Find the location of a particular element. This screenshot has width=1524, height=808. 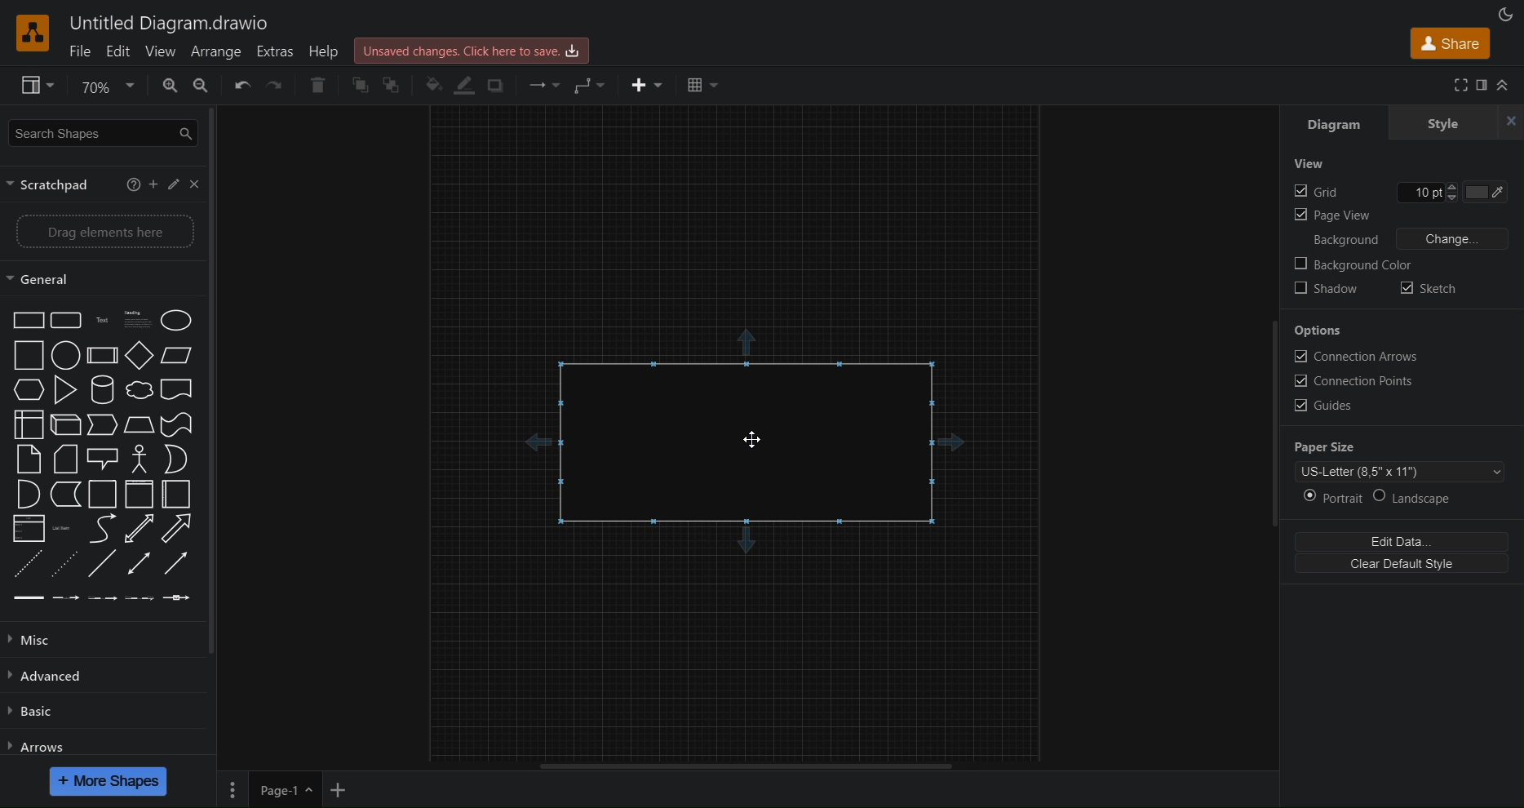

Send Front is located at coordinates (358, 87).